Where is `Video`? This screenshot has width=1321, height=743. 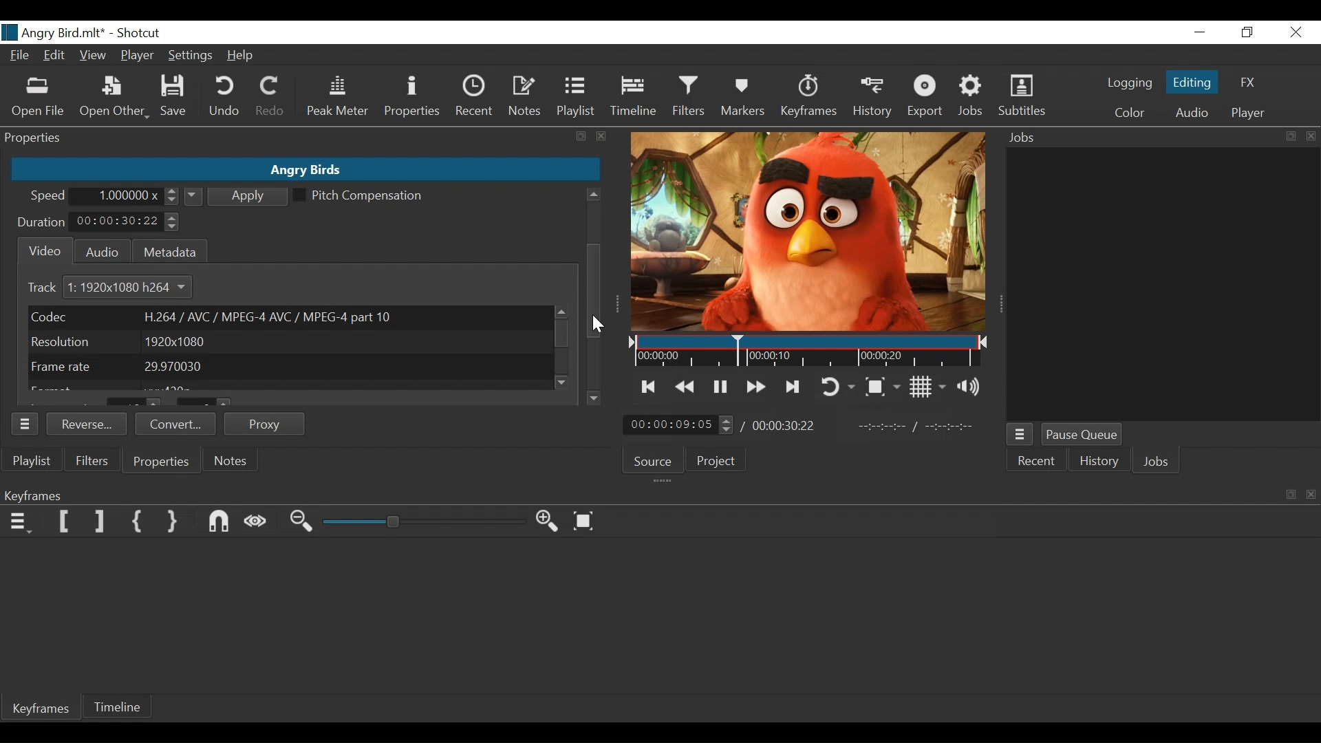 Video is located at coordinates (42, 251).